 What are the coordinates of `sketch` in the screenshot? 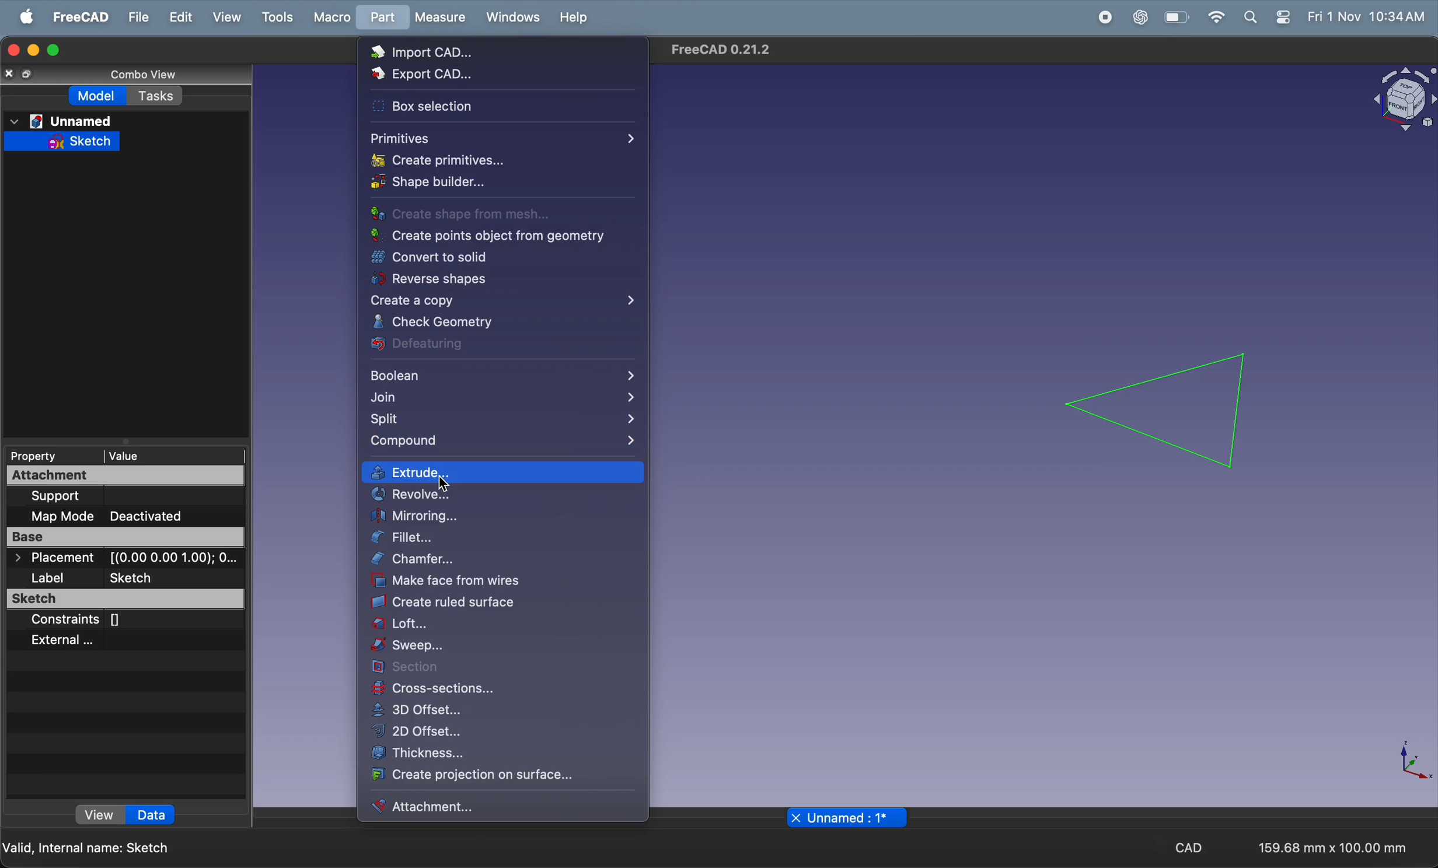 It's located at (126, 600).